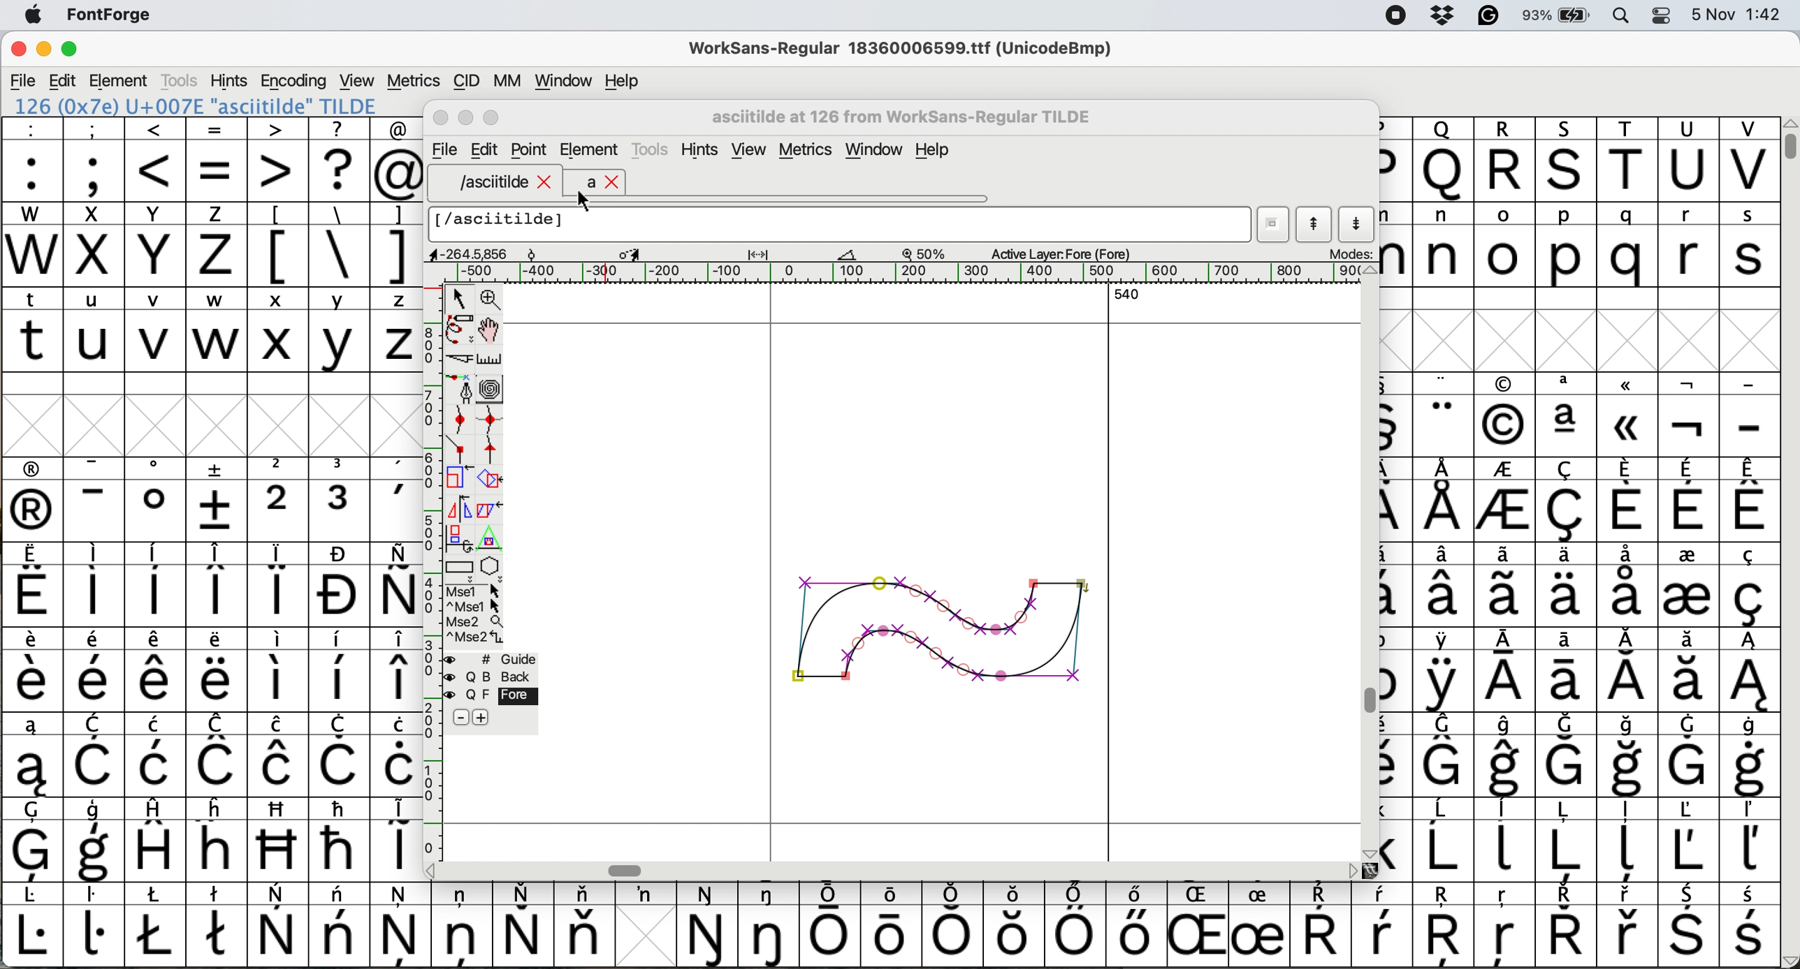  What do you see at coordinates (1748, 585) in the screenshot?
I see `symbol` at bounding box center [1748, 585].